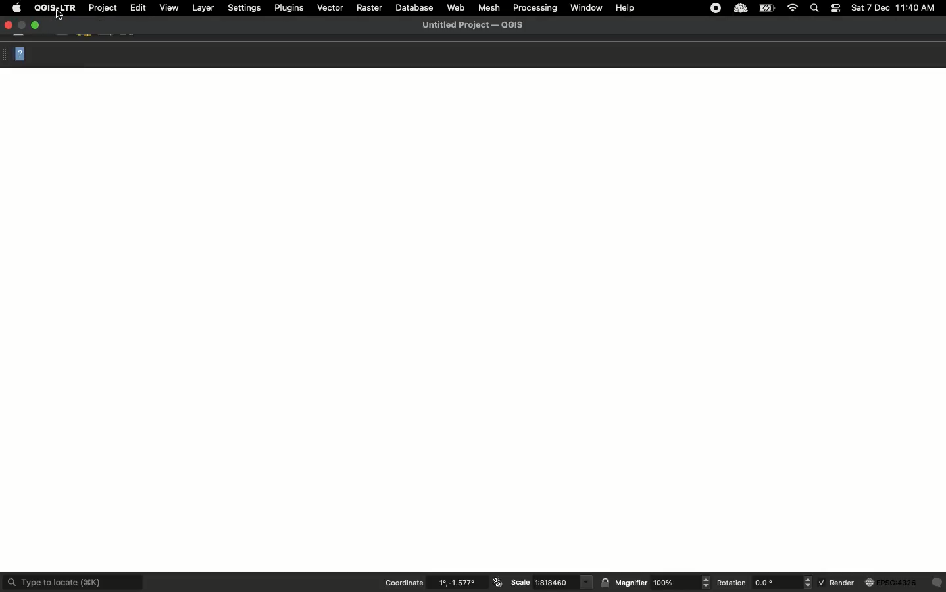  Describe the element at coordinates (6, 53) in the screenshot. I see `Options` at that location.